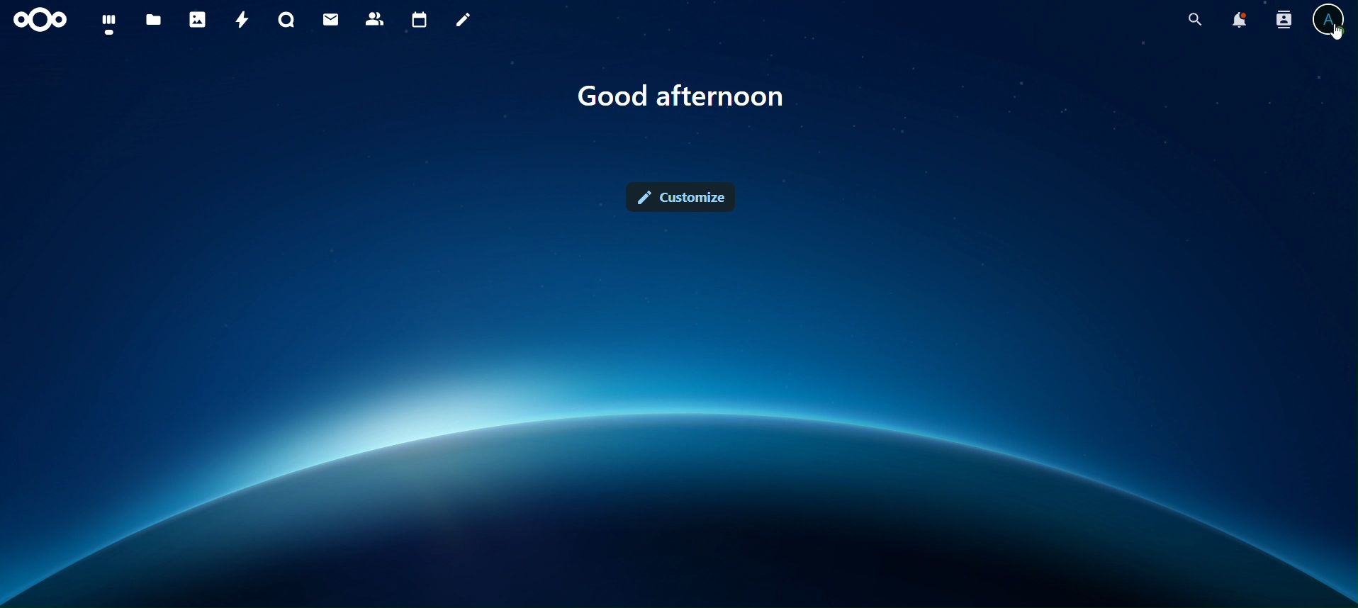 This screenshot has height=608, width=1358. What do you see at coordinates (1278, 19) in the screenshot?
I see `search contacts` at bounding box center [1278, 19].